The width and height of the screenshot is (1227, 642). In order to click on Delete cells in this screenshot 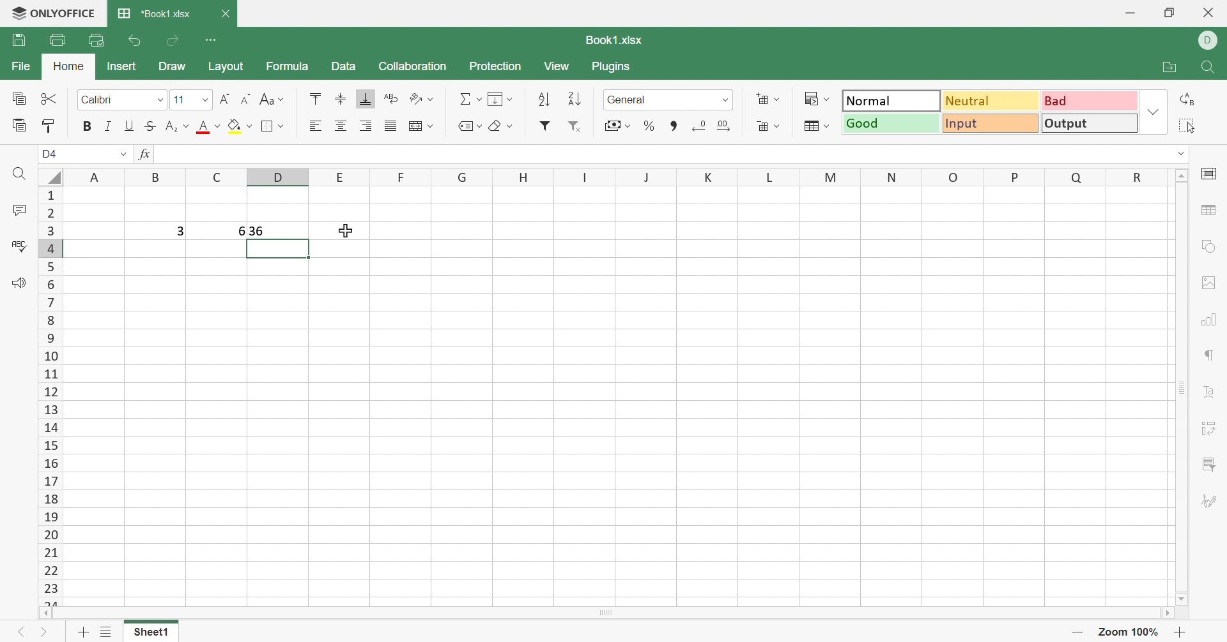, I will do `click(769, 126)`.